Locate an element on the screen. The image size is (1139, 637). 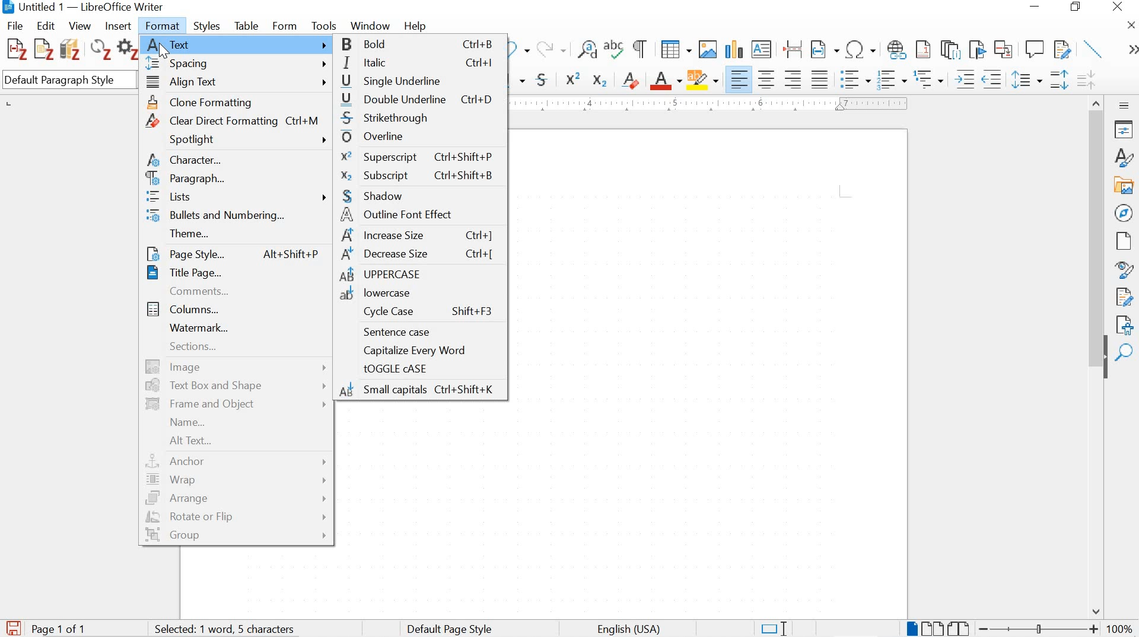
sentence case is located at coordinates (418, 332).